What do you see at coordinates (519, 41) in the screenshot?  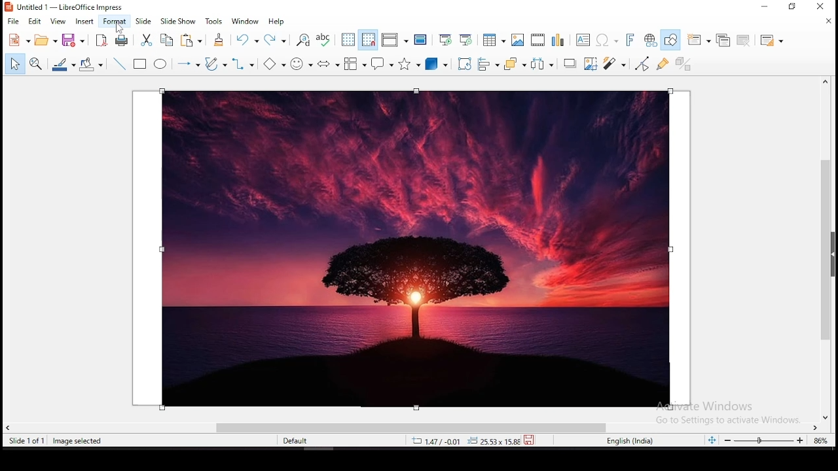 I see `insert image` at bounding box center [519, 41].